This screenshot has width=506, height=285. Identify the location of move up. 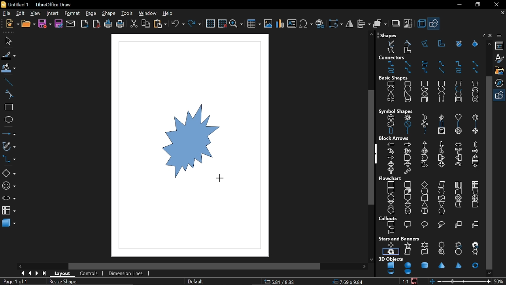
(488, 44).